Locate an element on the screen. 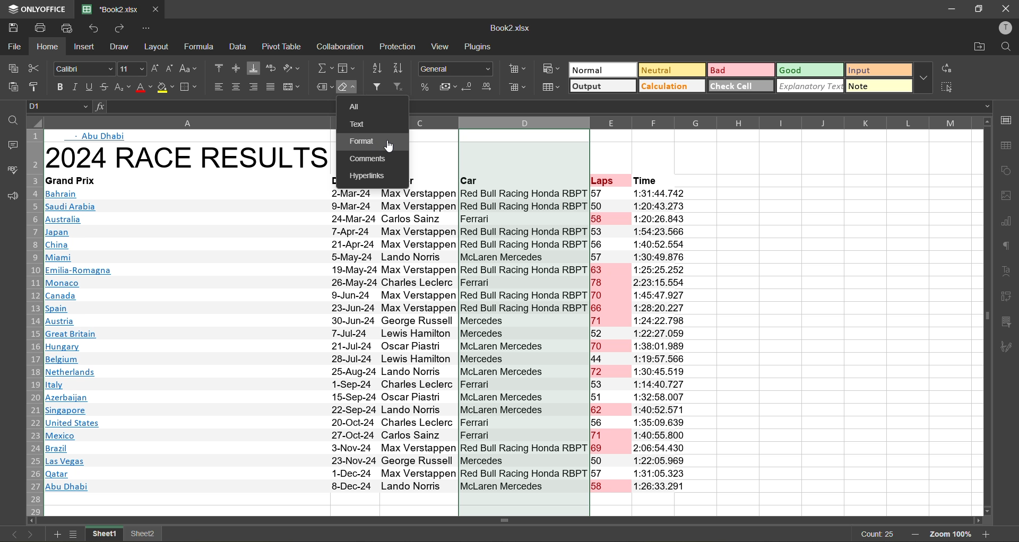  Wl Azerbaijan 15-Sep-24 Oscar Piastri McLaren Mercedes 51 1:32:58.007 is located at coordinates (367, 397).